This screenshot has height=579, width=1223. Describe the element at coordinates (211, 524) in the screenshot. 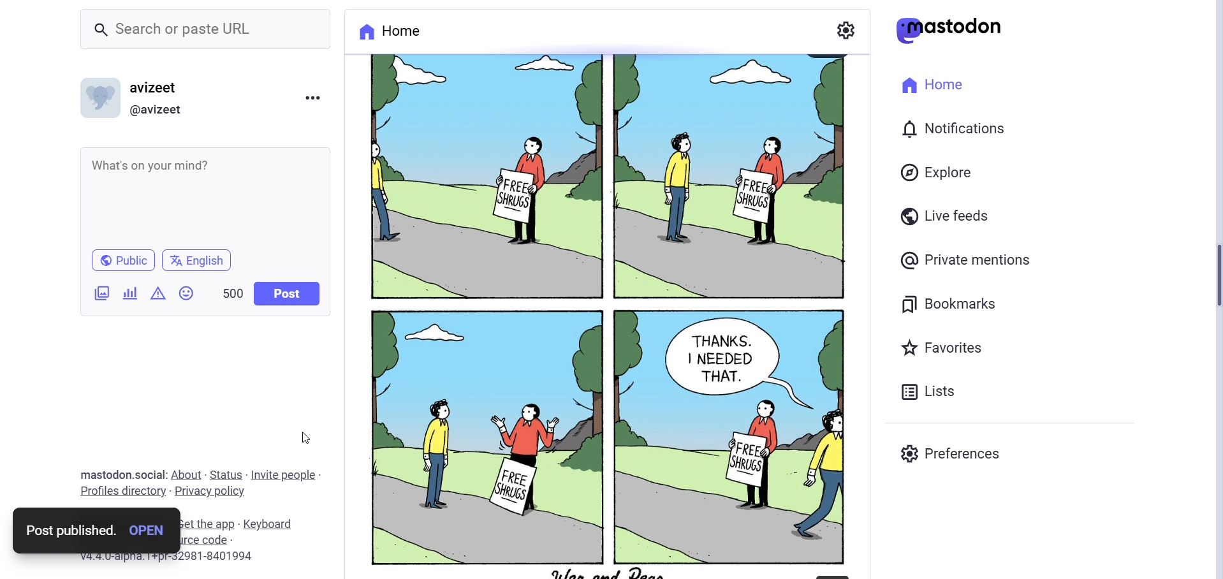

I see `Get the app` at that location.